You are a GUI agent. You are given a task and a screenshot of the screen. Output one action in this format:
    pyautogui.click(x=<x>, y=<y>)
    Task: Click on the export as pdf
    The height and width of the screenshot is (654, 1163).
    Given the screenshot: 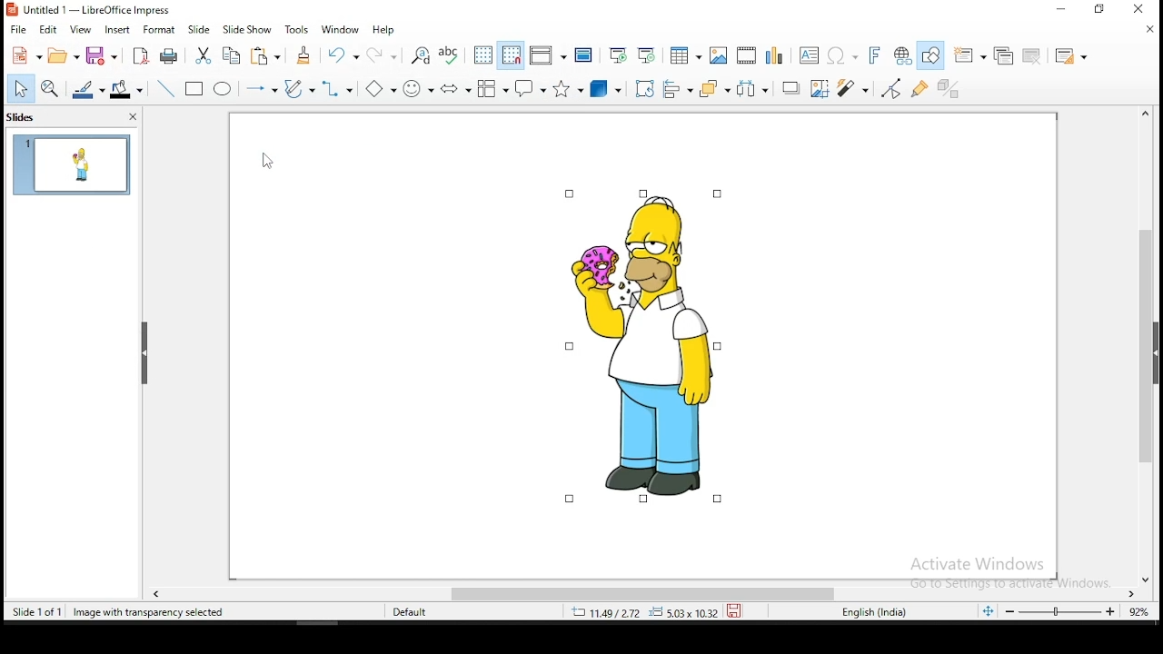 What is the action you would take?
    pyautogui.click(x=142, y=55)
    